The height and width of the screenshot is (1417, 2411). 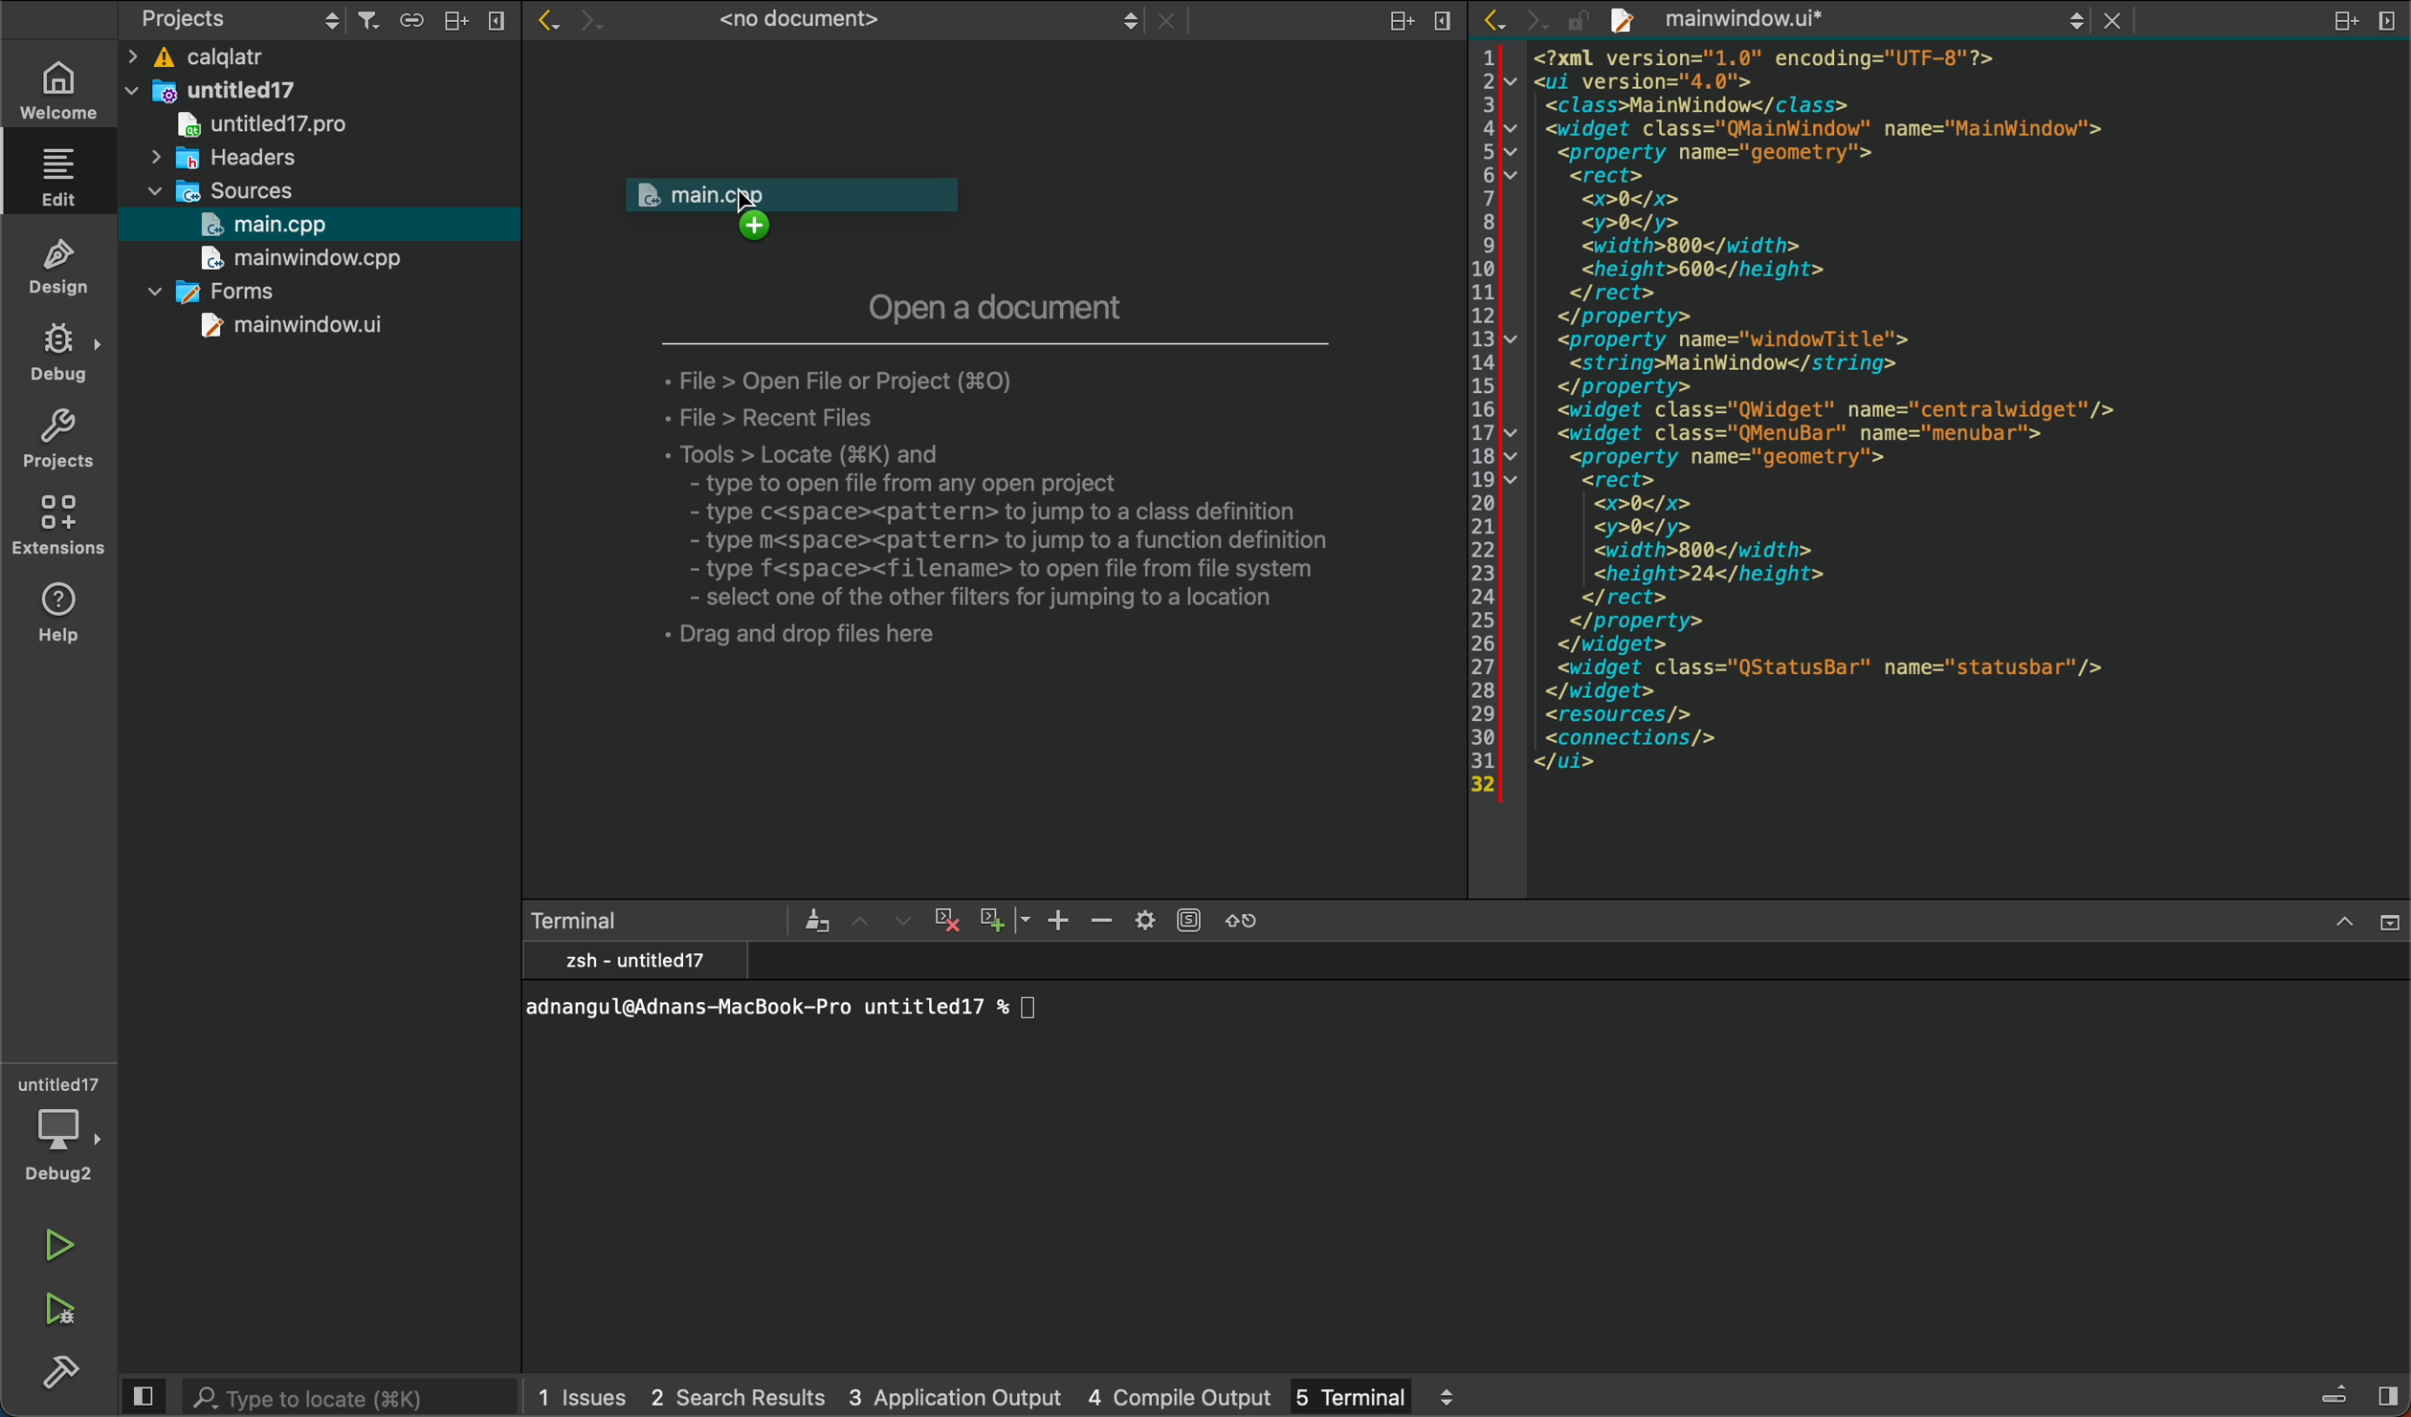 What do you see at coordinates (68, 1303) in the screenshot?
I see `run and debug` at bounding box center [68, 1303].